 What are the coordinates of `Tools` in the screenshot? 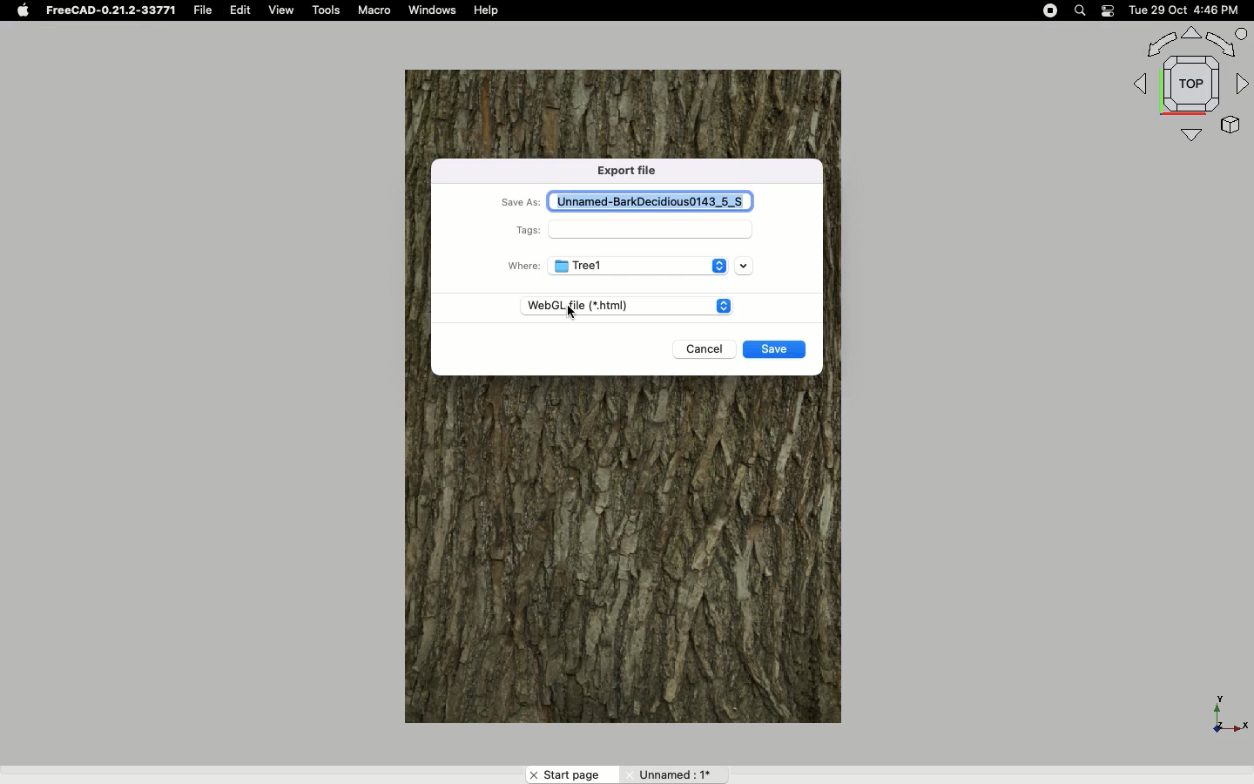 It's located at (328, 10).